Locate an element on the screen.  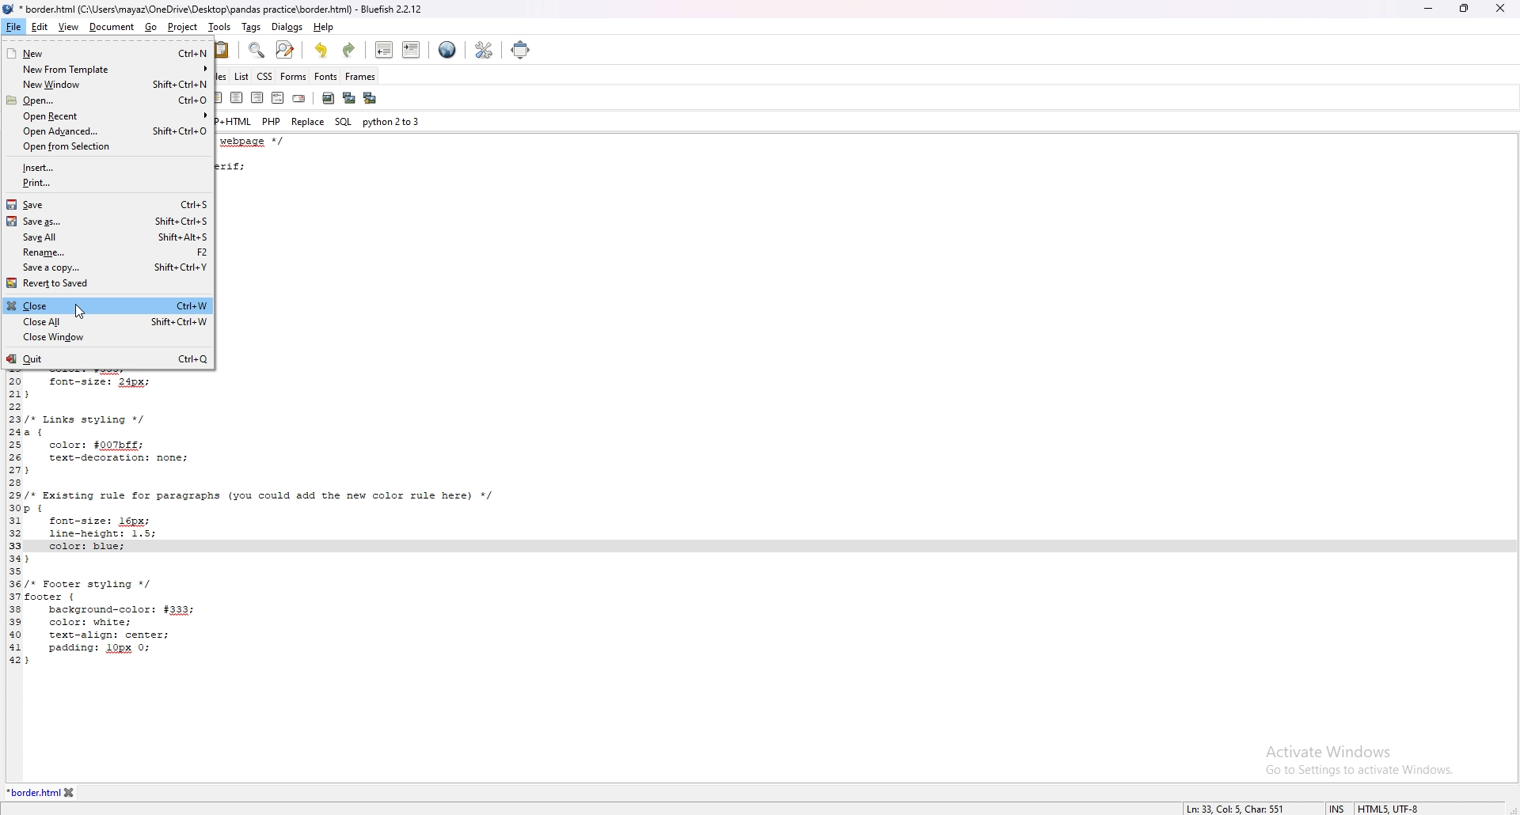
frames is located at coordinates (361, 75).